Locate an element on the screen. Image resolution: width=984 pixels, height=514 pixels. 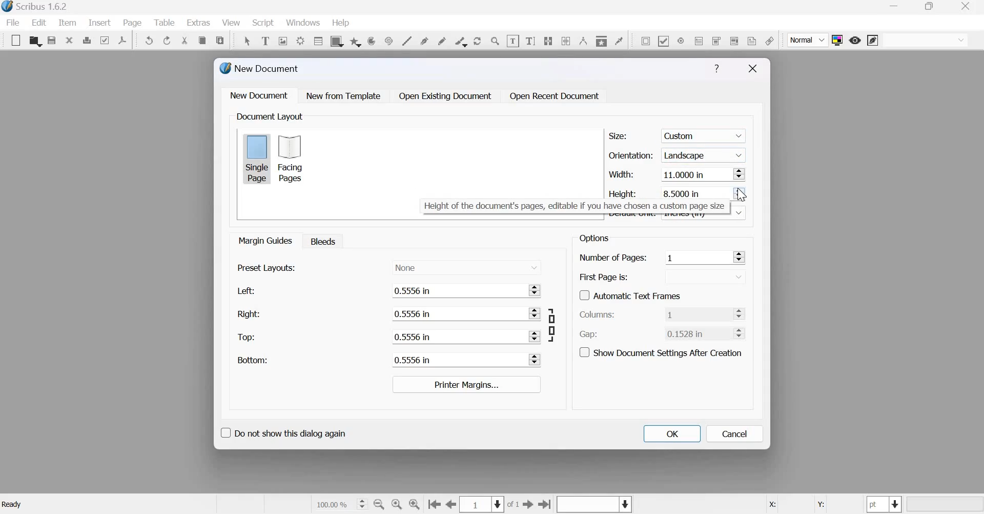
zoom in by the stepping value in Tools preferences is located at coordinates (415, 504).